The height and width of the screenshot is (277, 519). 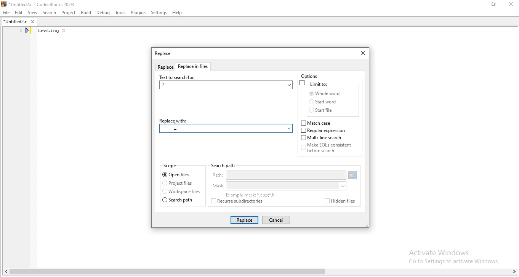 I want to click on mask, so click(x=278, y=186).